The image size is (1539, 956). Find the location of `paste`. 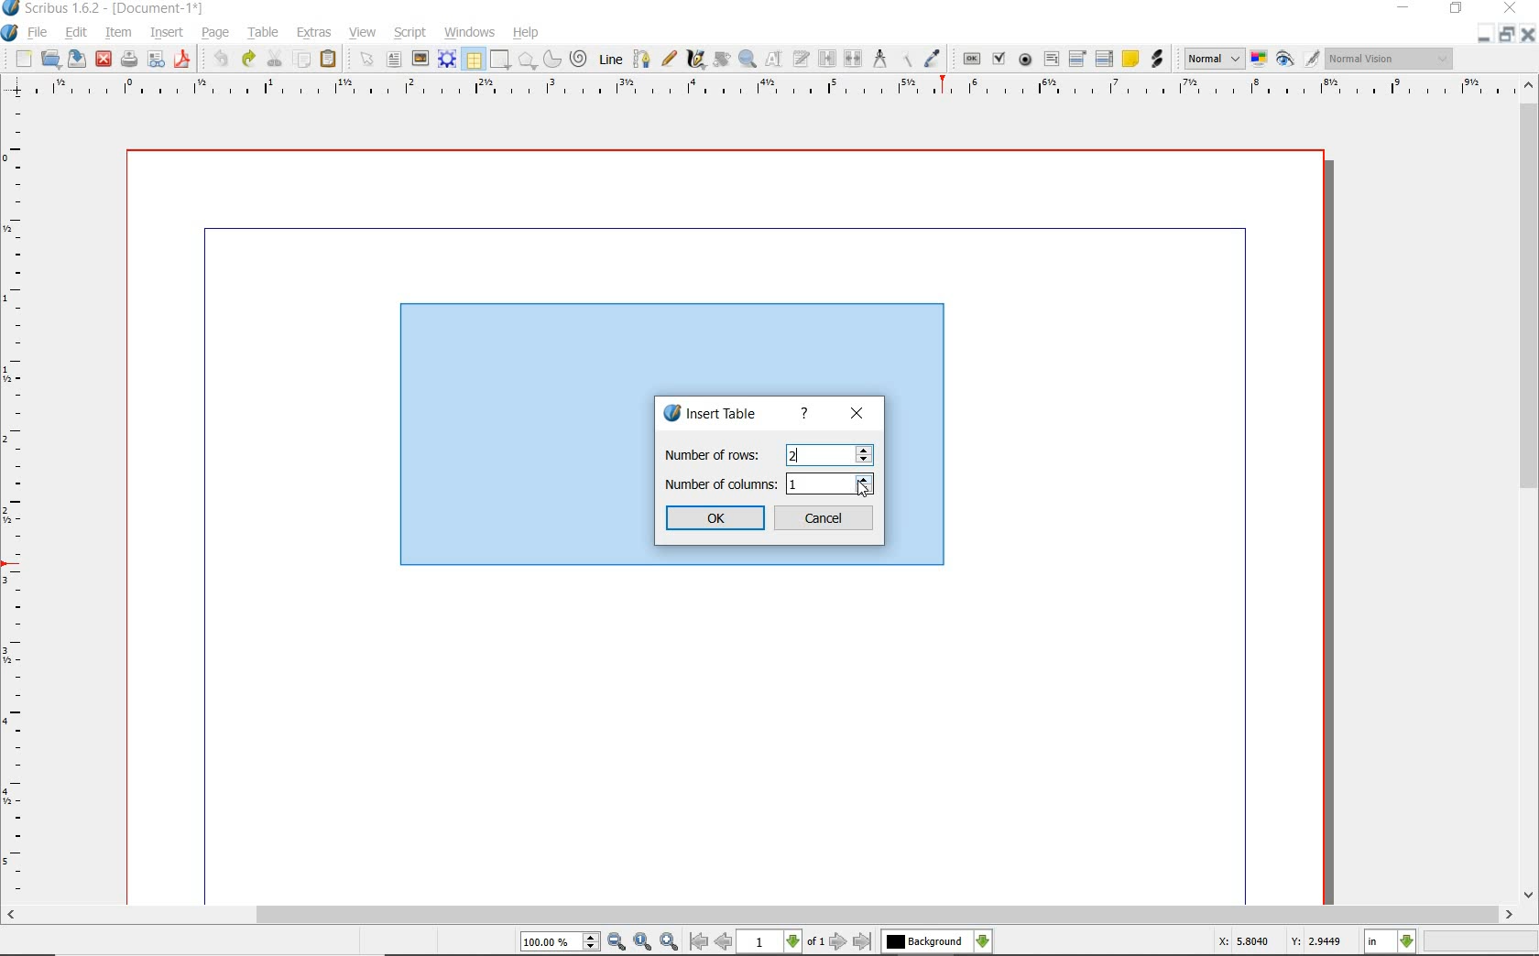

paste is located at coordinates (328, 59).